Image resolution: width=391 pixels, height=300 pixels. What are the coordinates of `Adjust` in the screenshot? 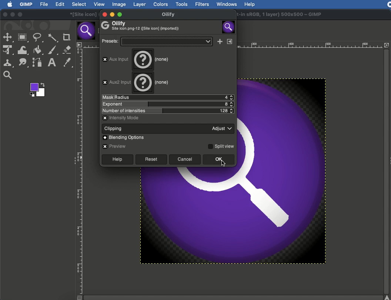 It's located at (221, 129).